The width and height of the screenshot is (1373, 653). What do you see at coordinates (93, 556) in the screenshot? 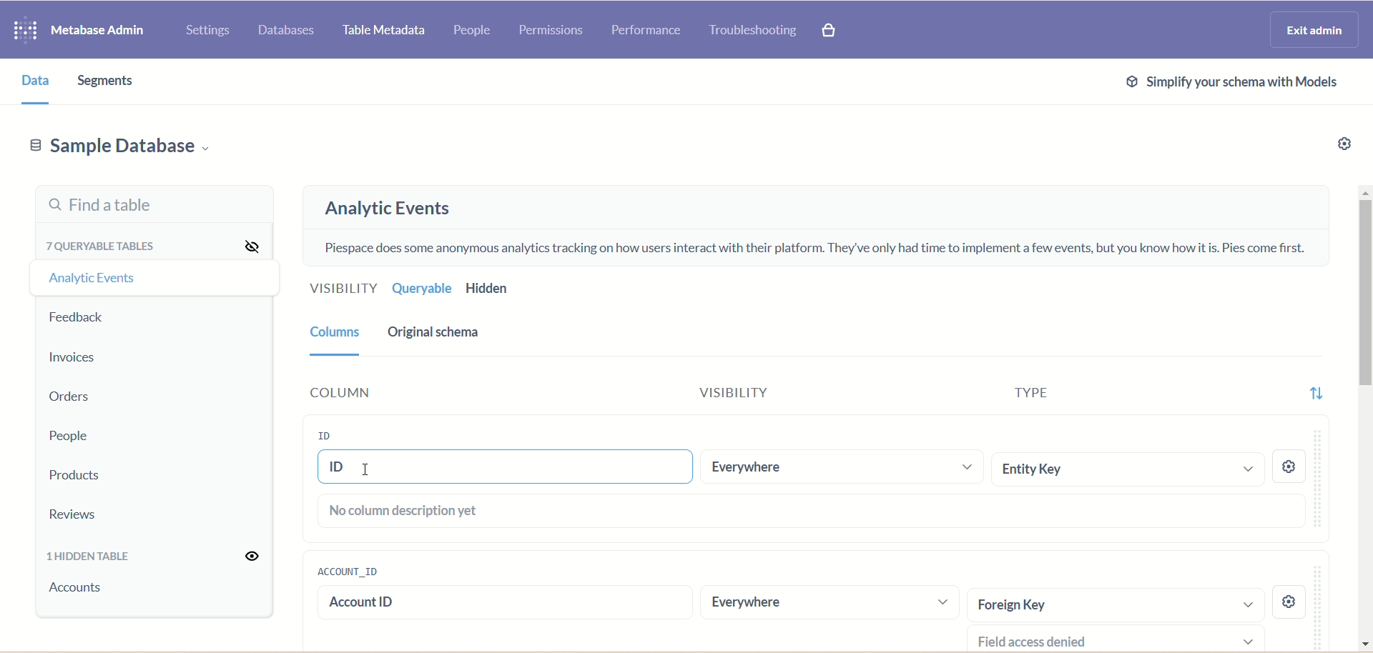
I see `1 hidden table` at bounding box center [93, 556].